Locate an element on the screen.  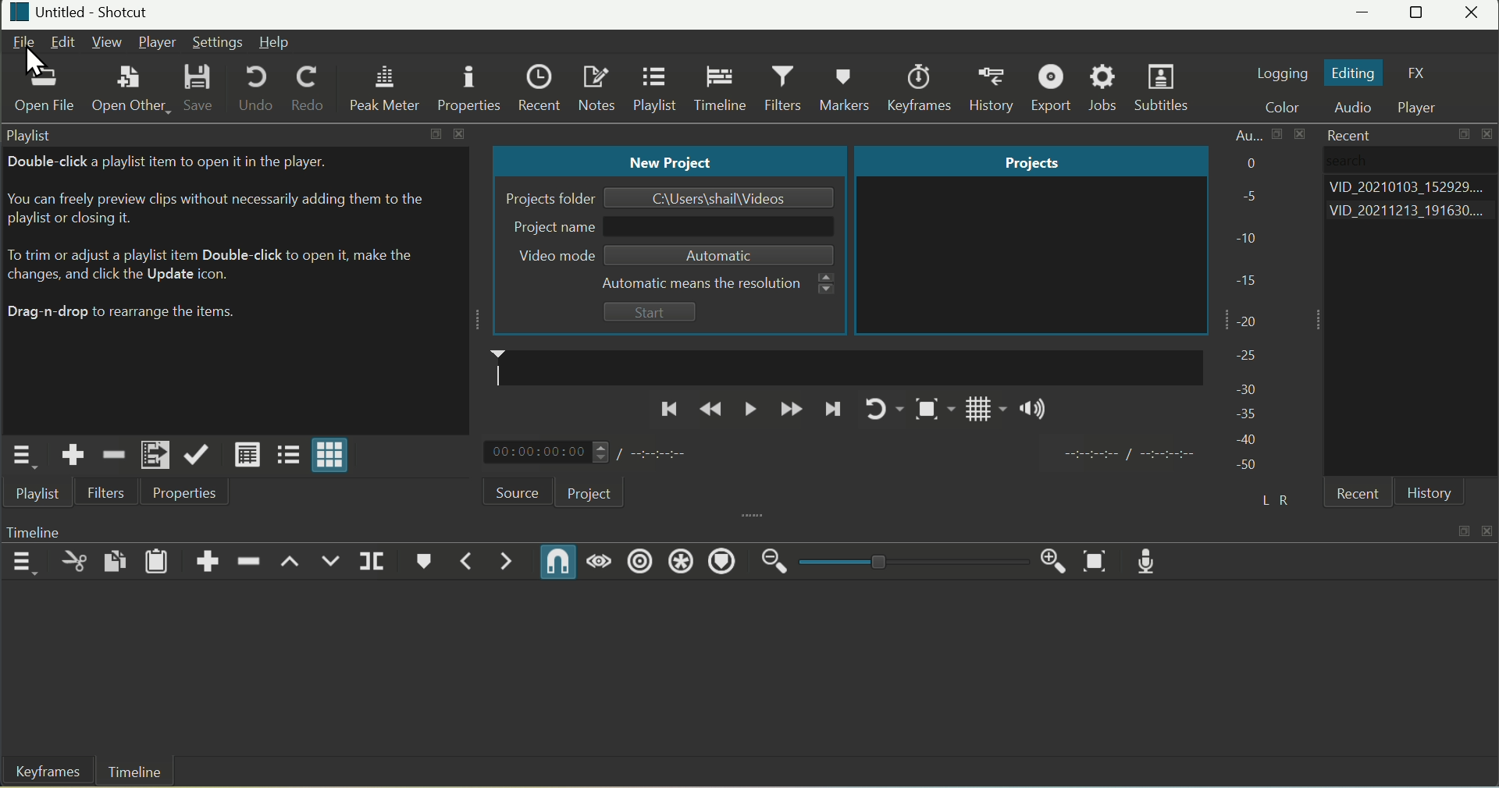
Add files to Playlist is located at coordinates (154, 454).